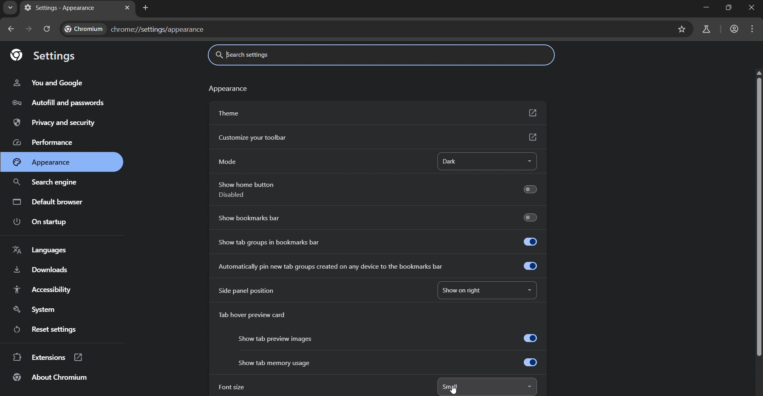 This screenshot has width=763, height=396. What do you see at coordinates (681, 30) in the screenshot?
I see `bookmark page` at bounding box center [681, 30].